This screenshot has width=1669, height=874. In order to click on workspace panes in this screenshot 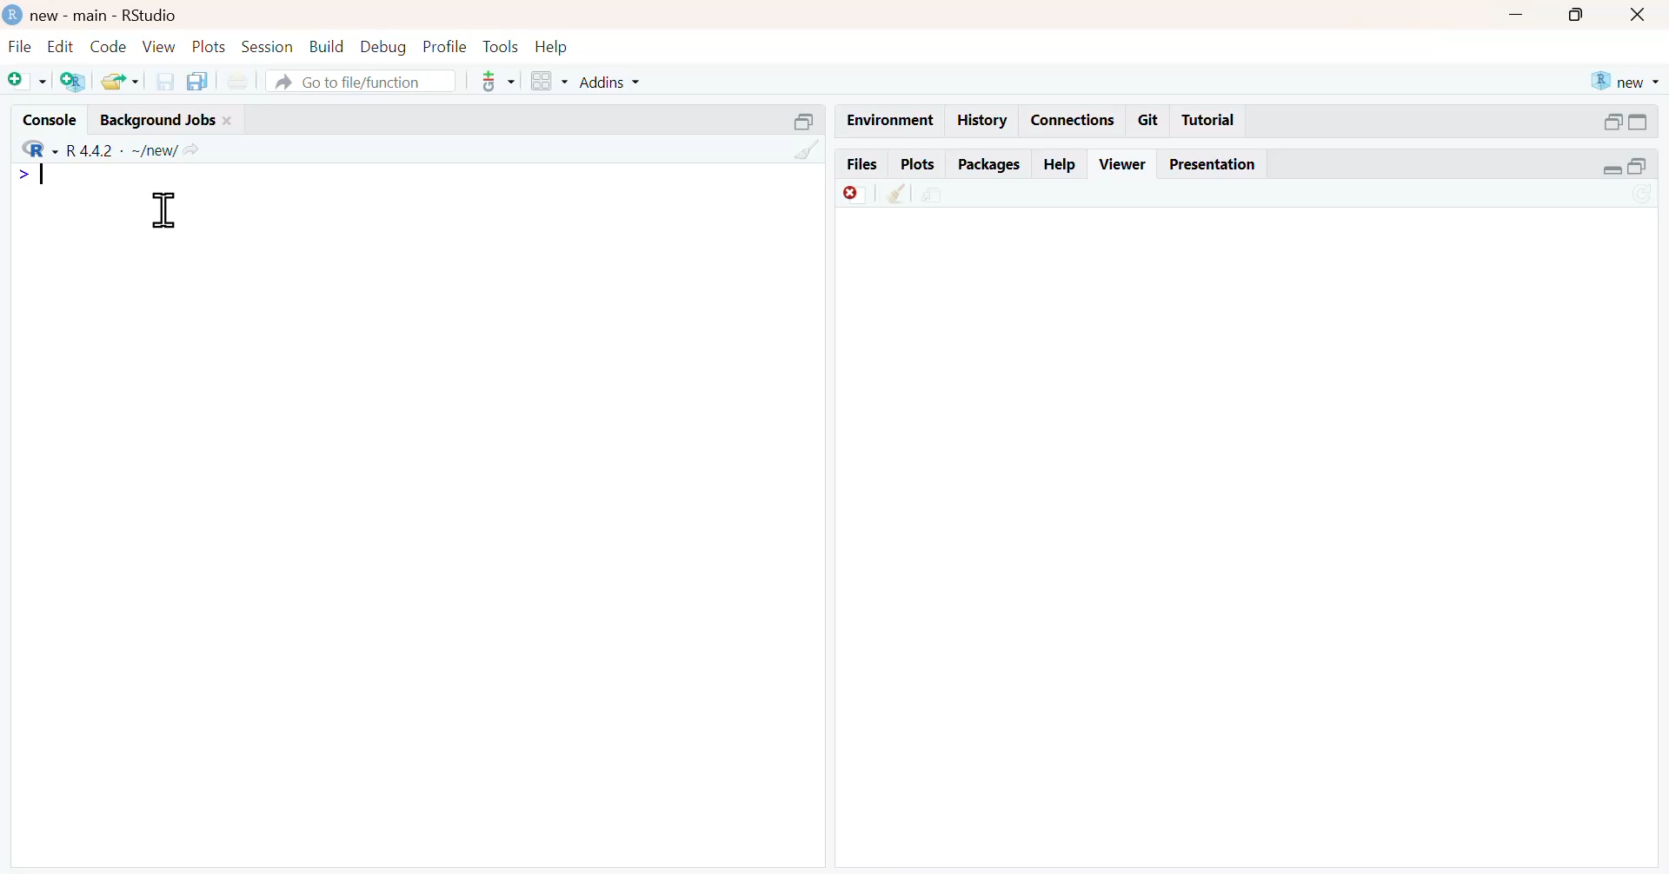, I will do `click(547, 81)`.